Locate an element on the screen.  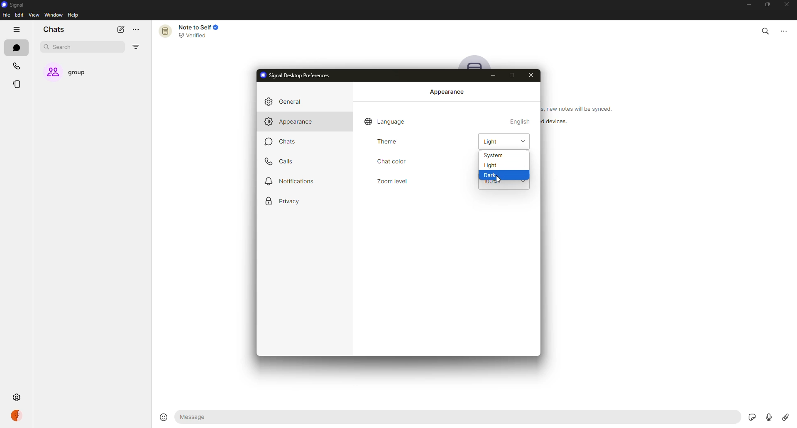
cursor is located at coordinates (499, 183).